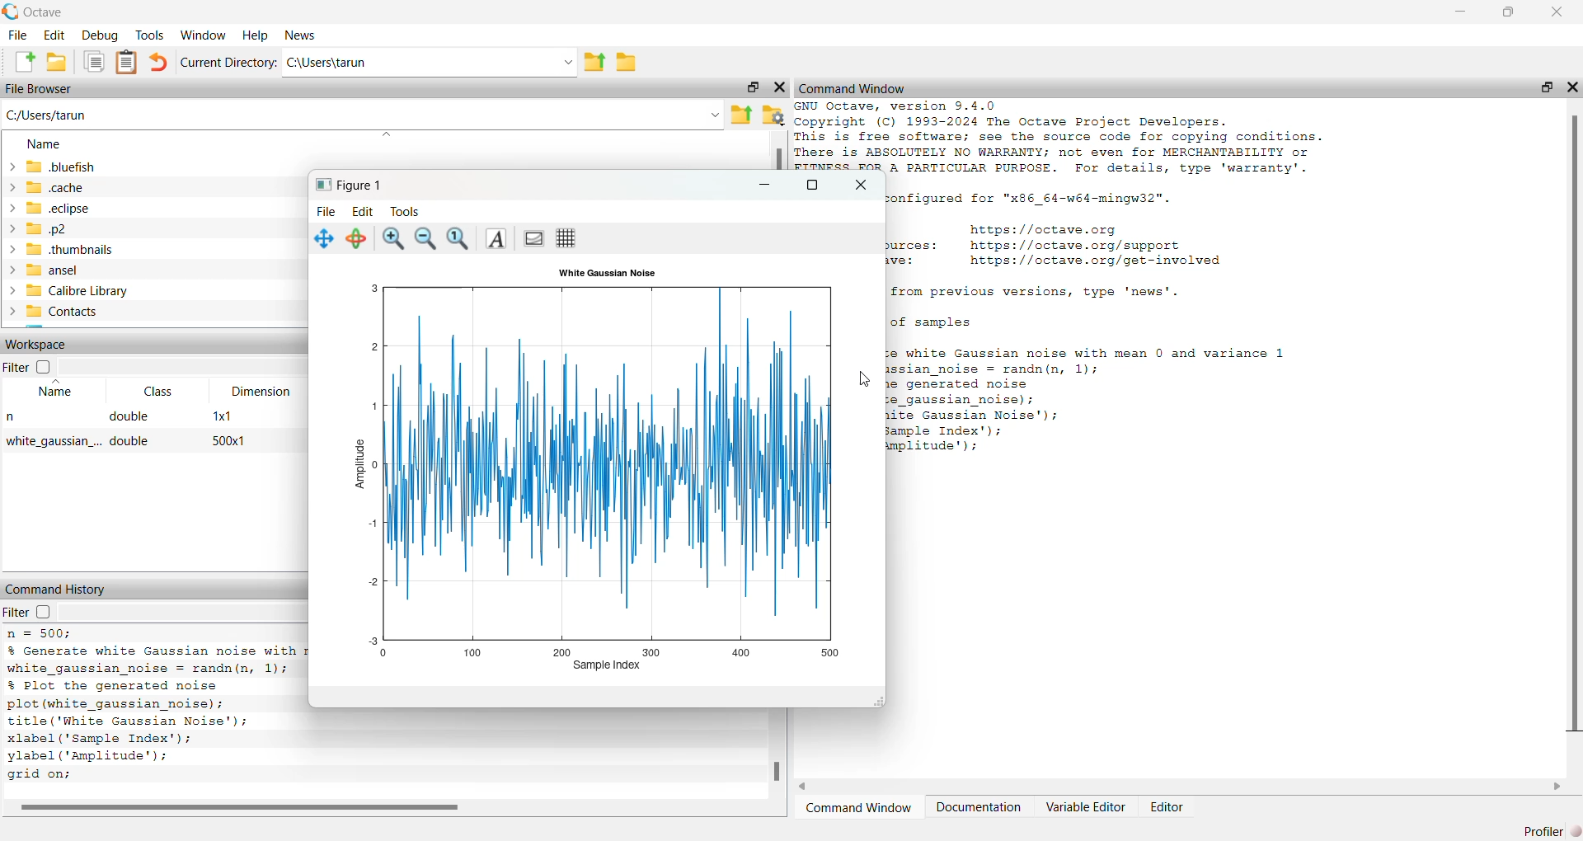  Describe the element at coordinates (324, 209) in the screenshot. I see `File` at that location.